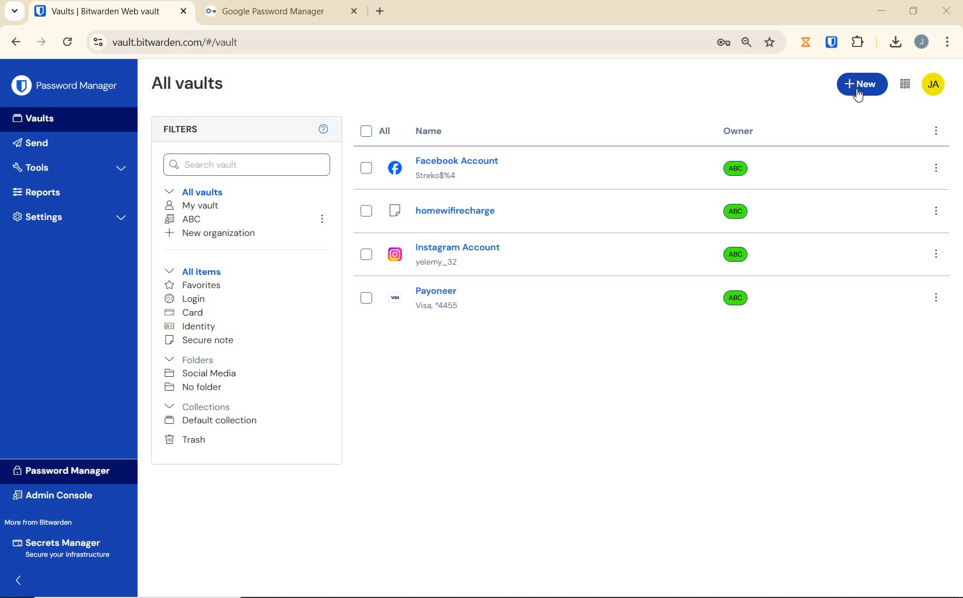  I want to click on collection, so click(198, 407).